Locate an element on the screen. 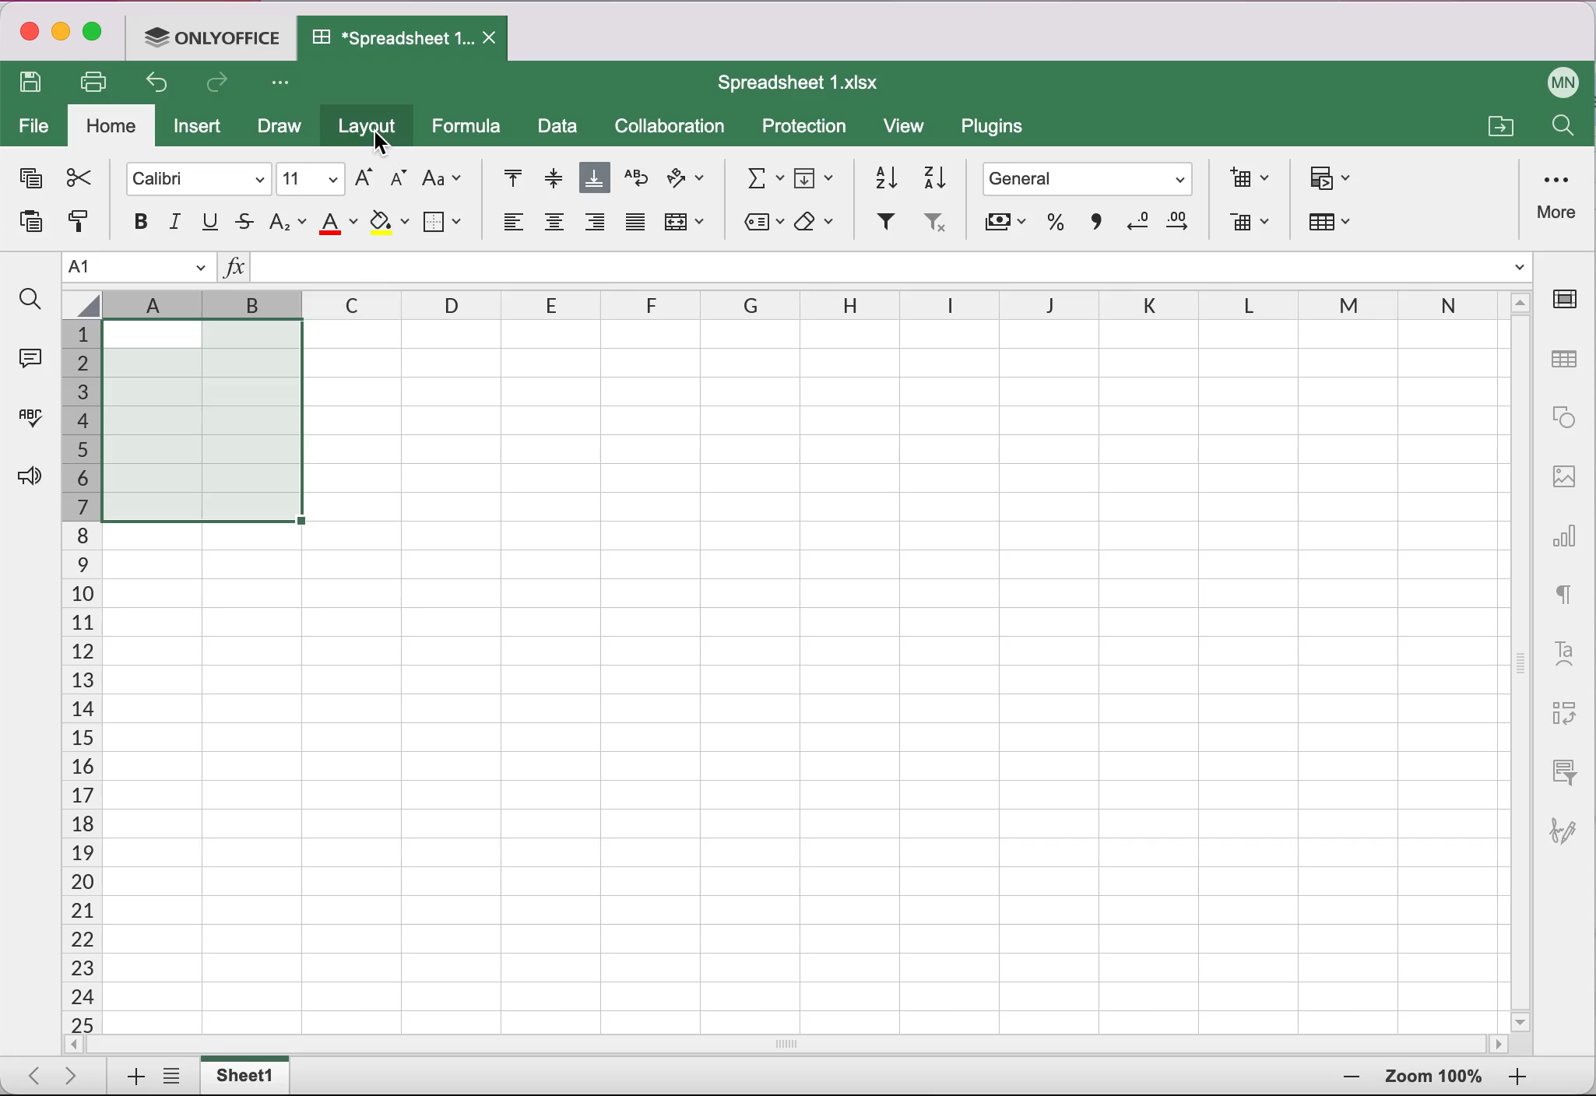 The height and width of the screenshot is (1096, 1596). insert cells is located at coordinates (1244, 177).